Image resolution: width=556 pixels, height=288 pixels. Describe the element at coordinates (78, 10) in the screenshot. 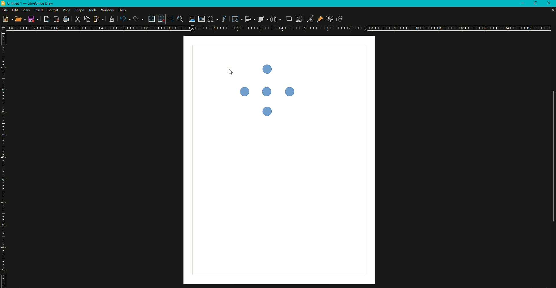

I see `Shape` at that location.